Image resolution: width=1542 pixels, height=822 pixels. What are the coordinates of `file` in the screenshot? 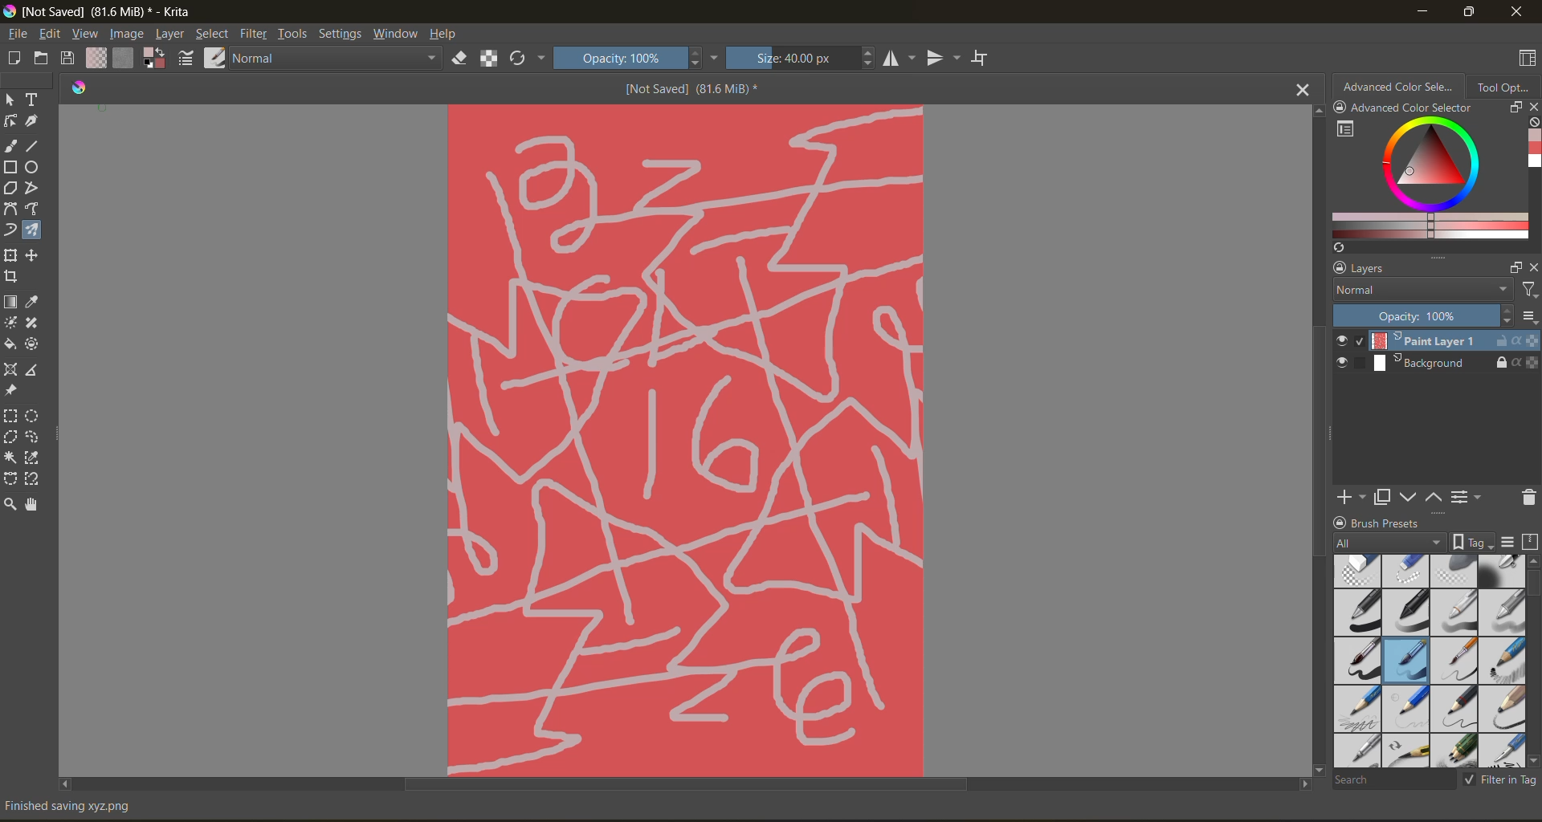 It's located at (18, 32).